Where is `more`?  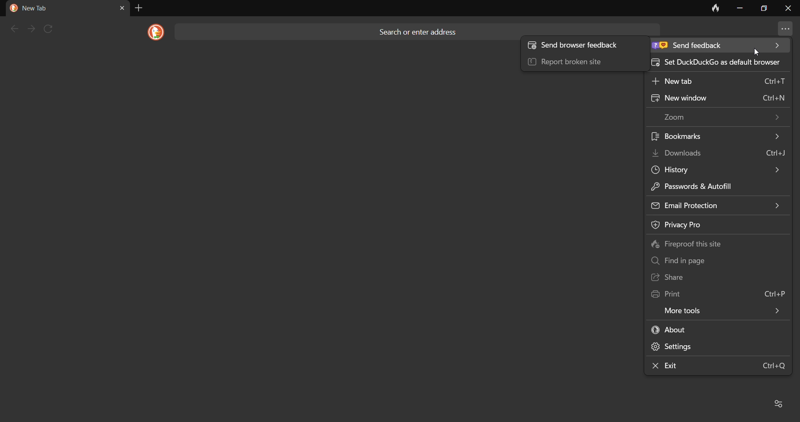
more is located at coordinates (781, 30).